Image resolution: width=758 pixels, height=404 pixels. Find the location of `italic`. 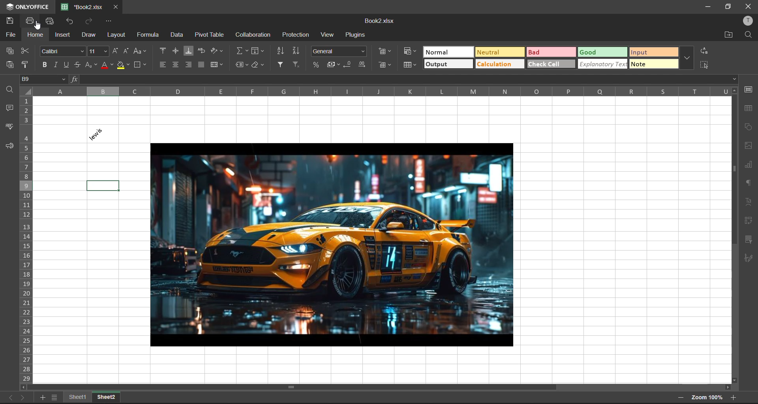

italic is located at coordinates (56, 64).